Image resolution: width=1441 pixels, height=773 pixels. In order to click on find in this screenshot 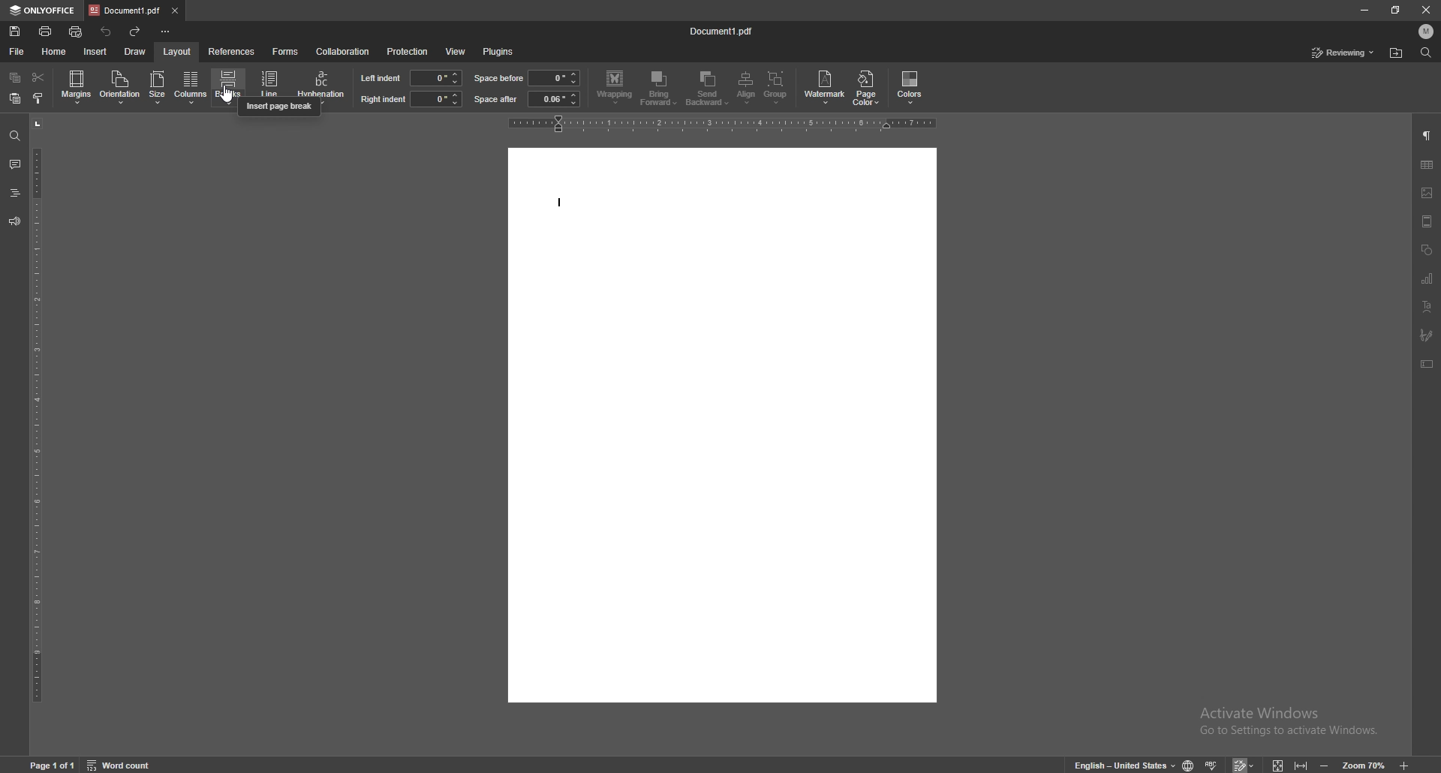, I will do `click(1427, 52)`.